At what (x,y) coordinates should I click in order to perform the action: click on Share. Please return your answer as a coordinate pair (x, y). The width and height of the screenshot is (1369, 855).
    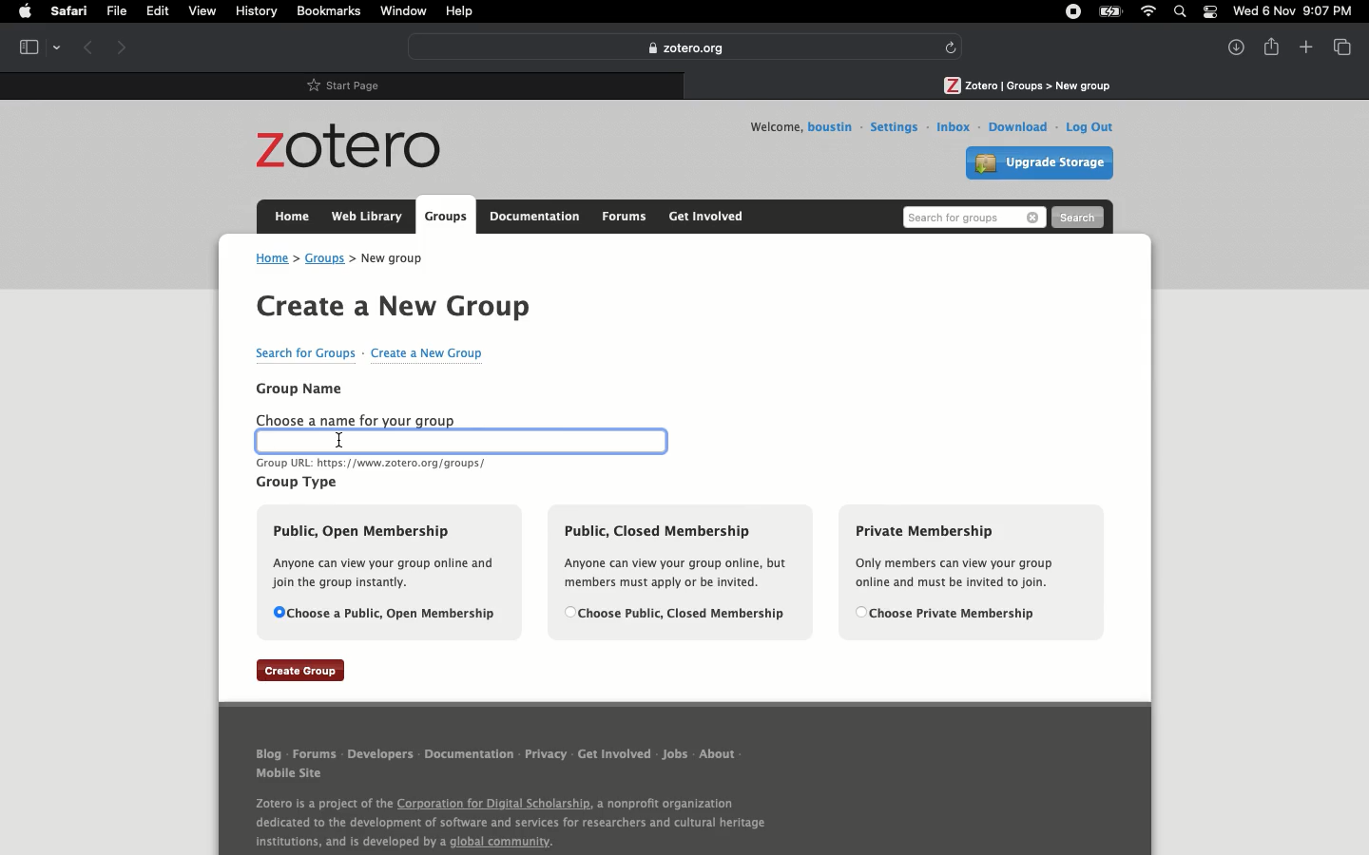
    Looking at the image, I should click on (1272, 46).